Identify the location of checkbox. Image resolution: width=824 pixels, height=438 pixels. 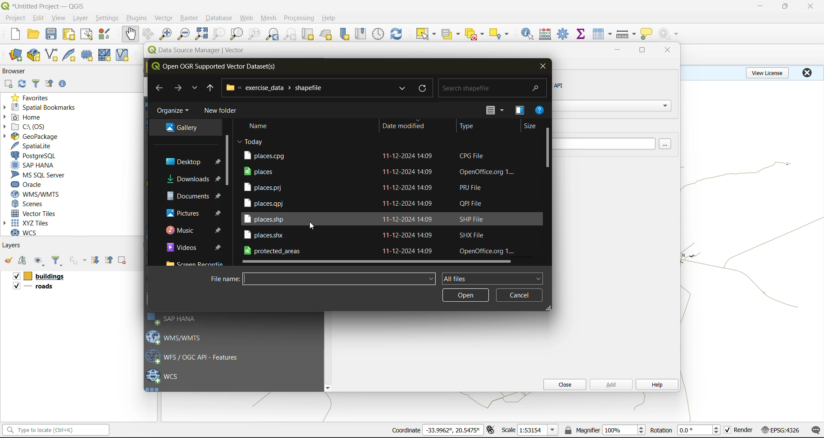
(15, 276).